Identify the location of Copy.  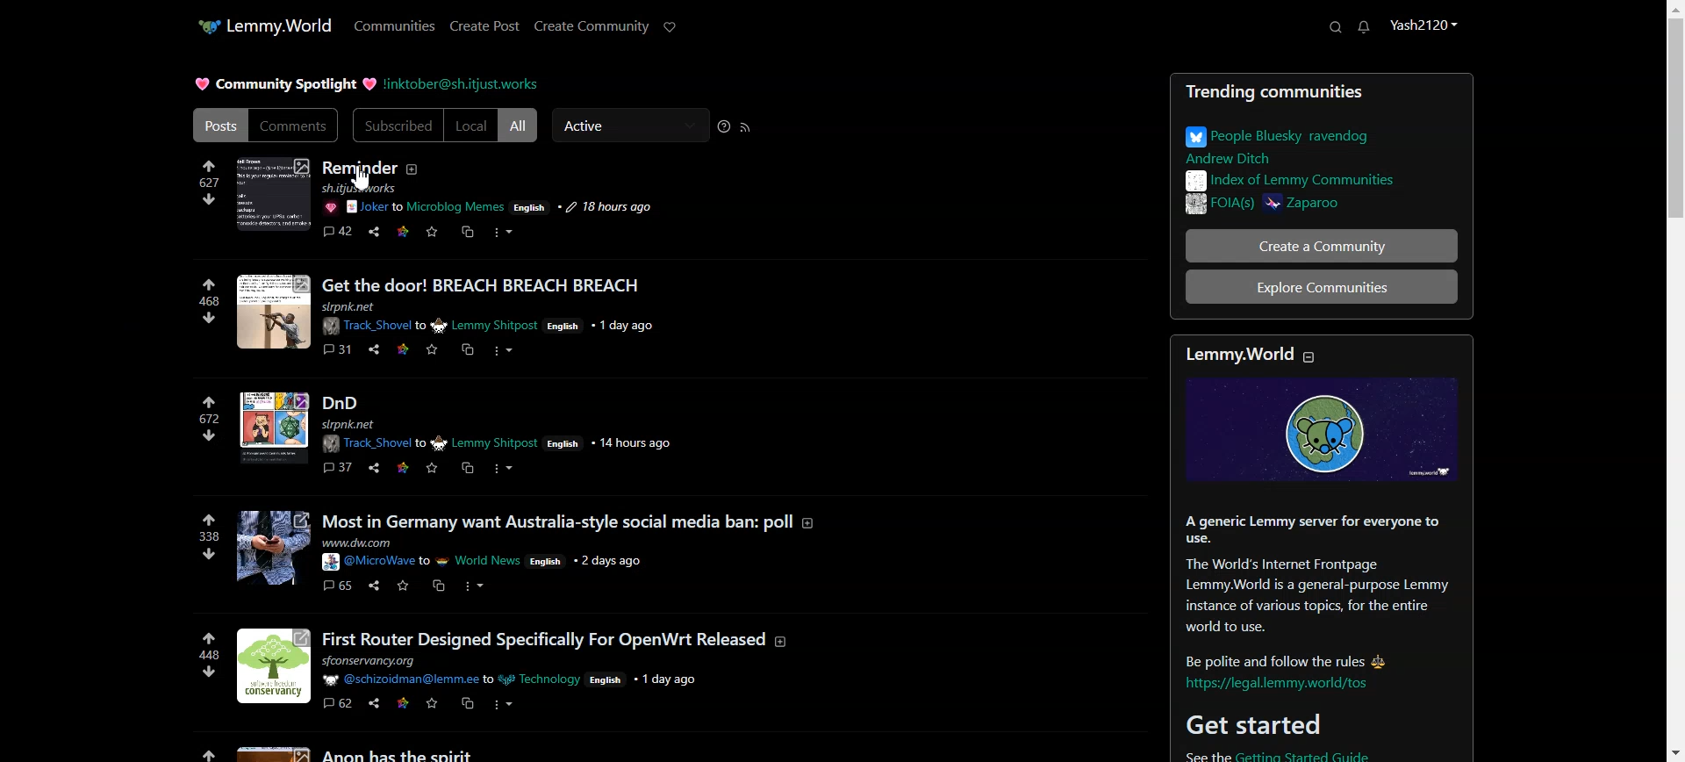
(468, 232).